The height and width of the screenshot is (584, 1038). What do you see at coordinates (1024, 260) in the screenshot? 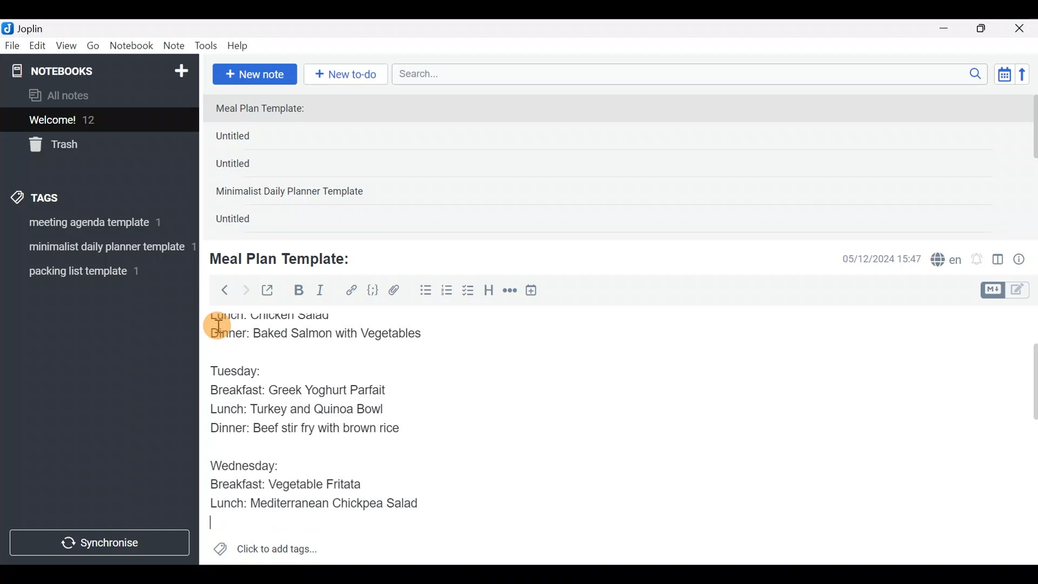
I see `Note properties` at bounding box center [1024, 260].